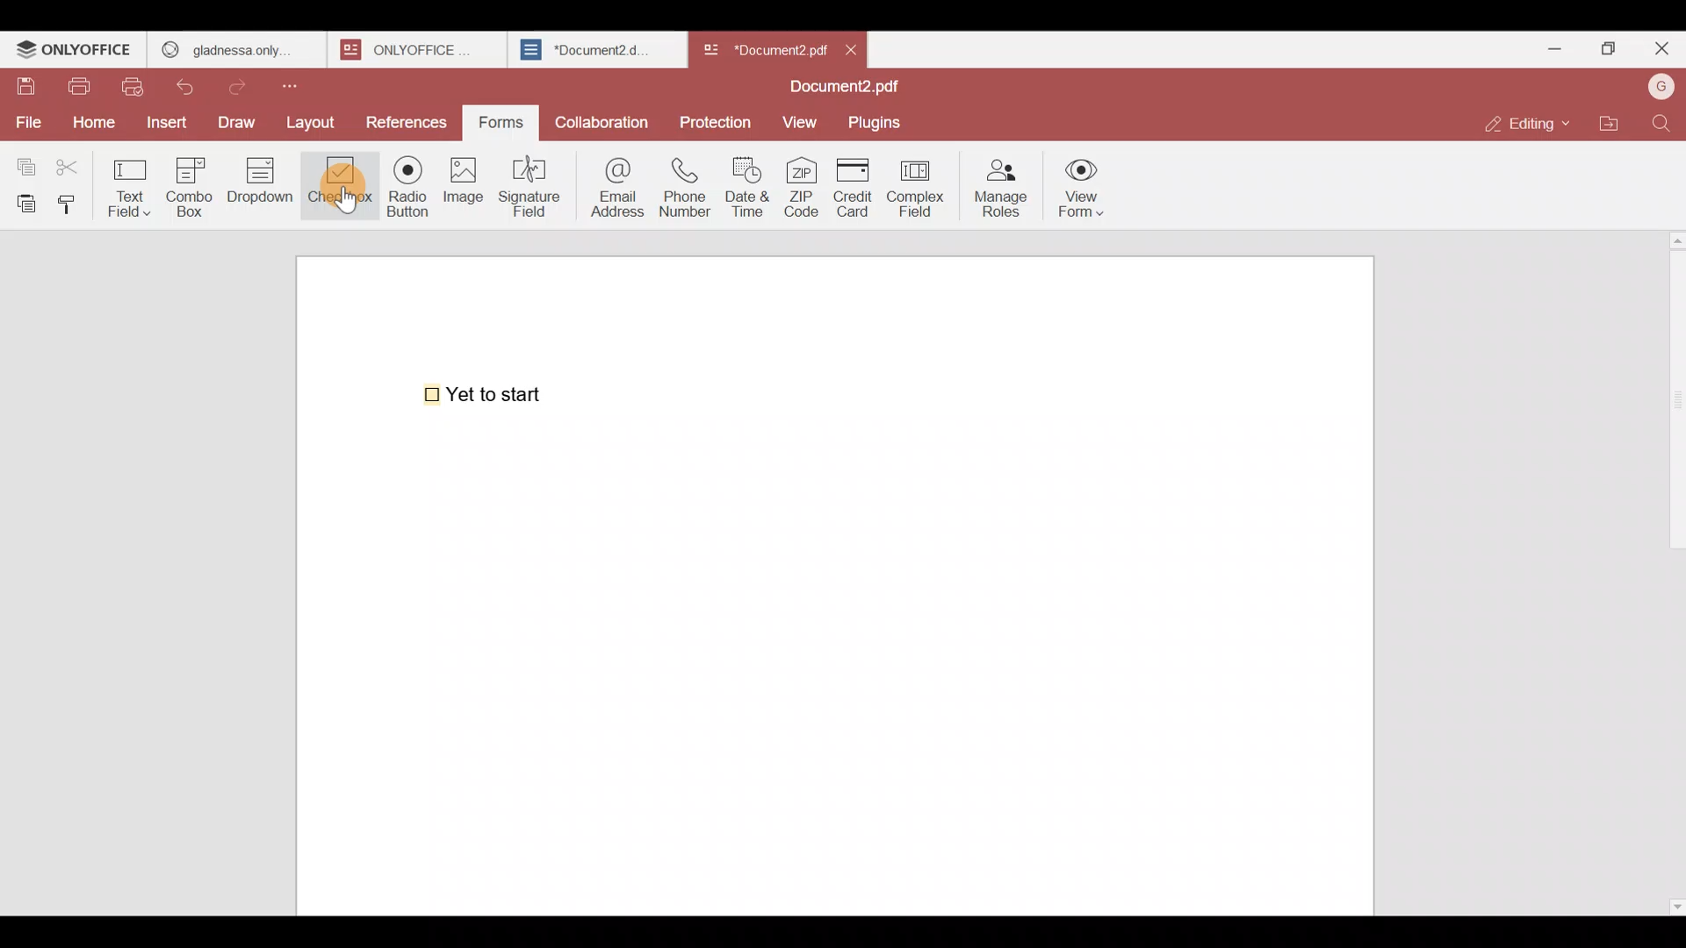 The height and width of the screenshot is (948, 1686). I want to click on Scroll bar, so click(1671, 569).